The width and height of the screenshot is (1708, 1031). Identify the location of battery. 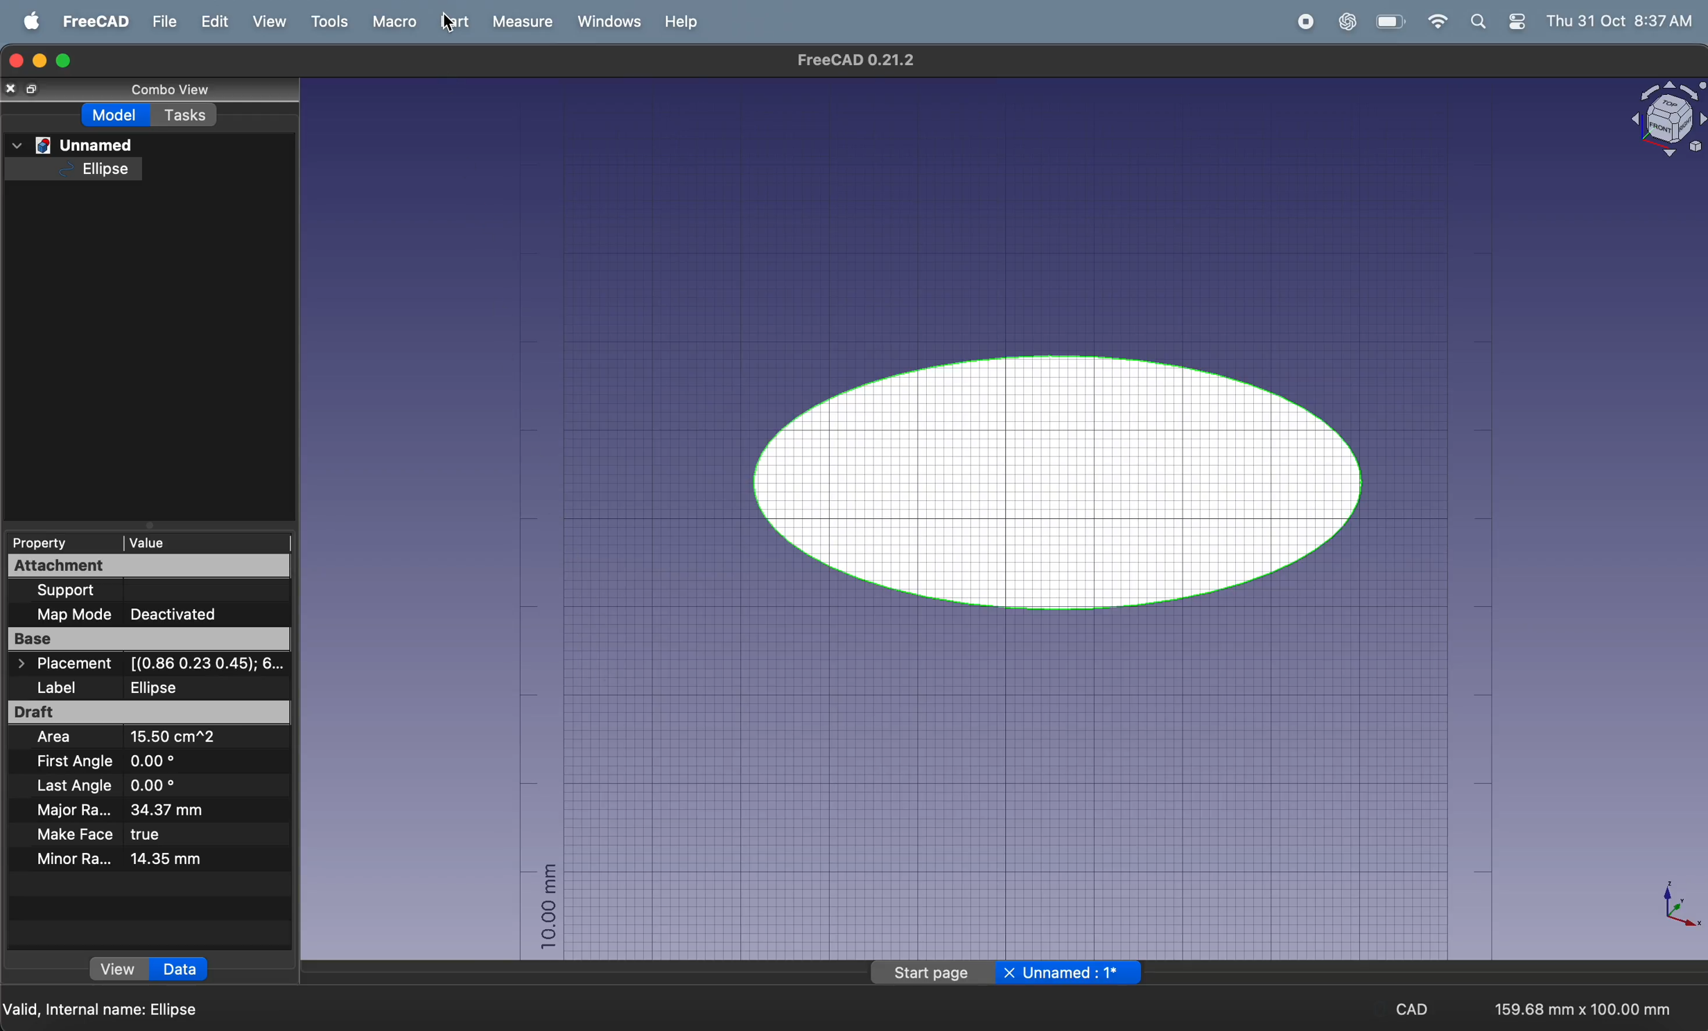
(1388, 22).